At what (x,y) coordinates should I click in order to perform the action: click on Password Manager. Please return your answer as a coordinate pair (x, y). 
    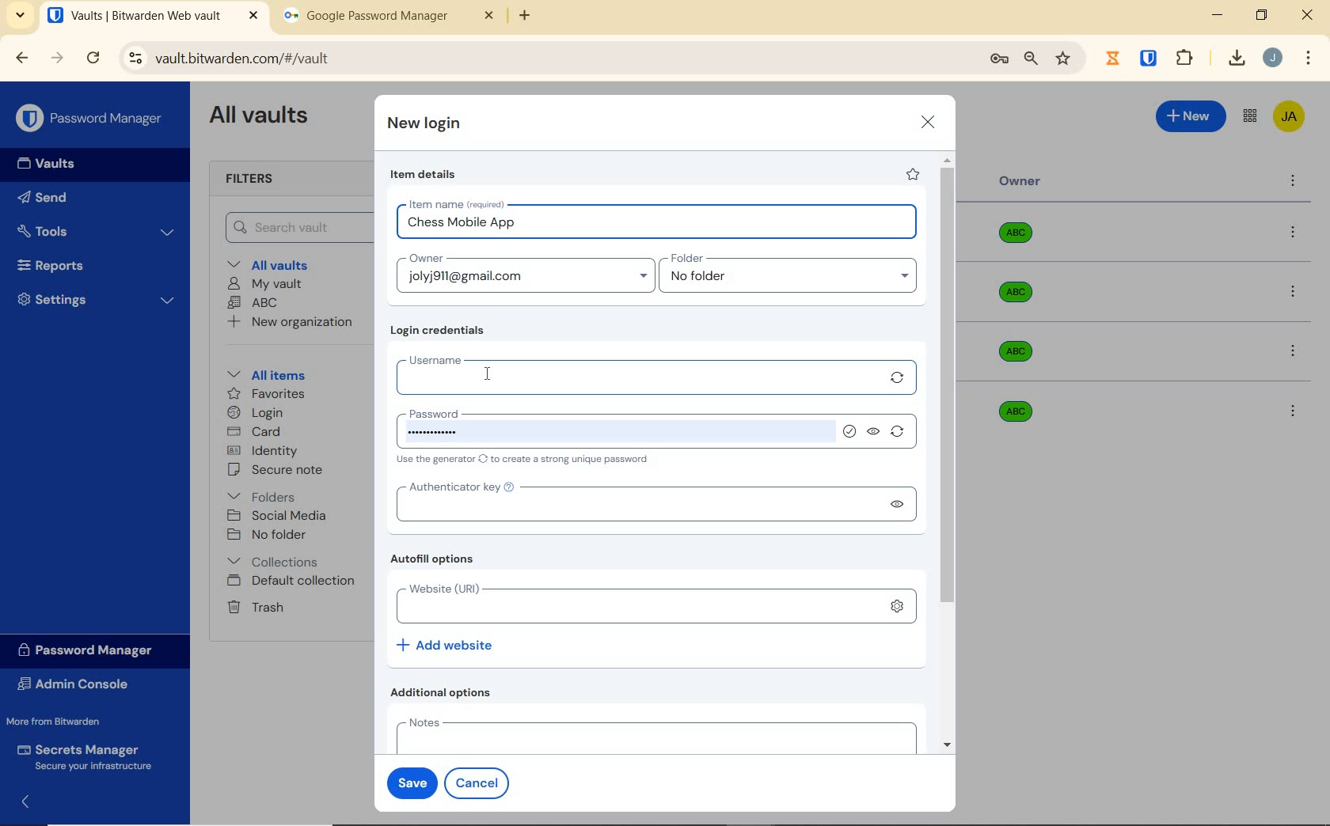
    Looking at the image, I should click on (92, 119).